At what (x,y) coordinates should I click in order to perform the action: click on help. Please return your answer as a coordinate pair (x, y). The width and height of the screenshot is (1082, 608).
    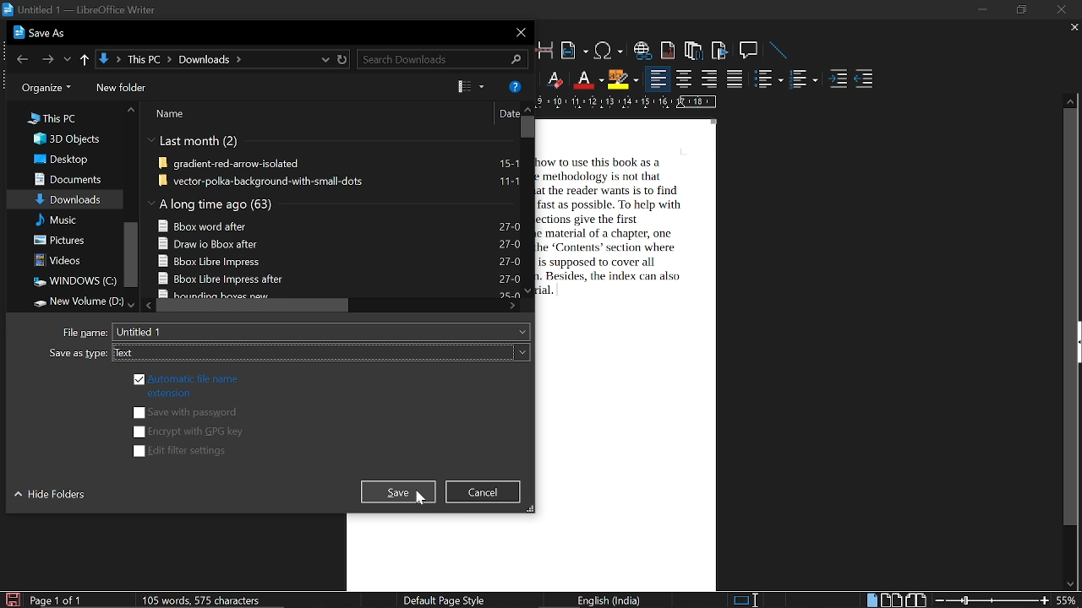
    Looking at the image, I should click on (515, 85).